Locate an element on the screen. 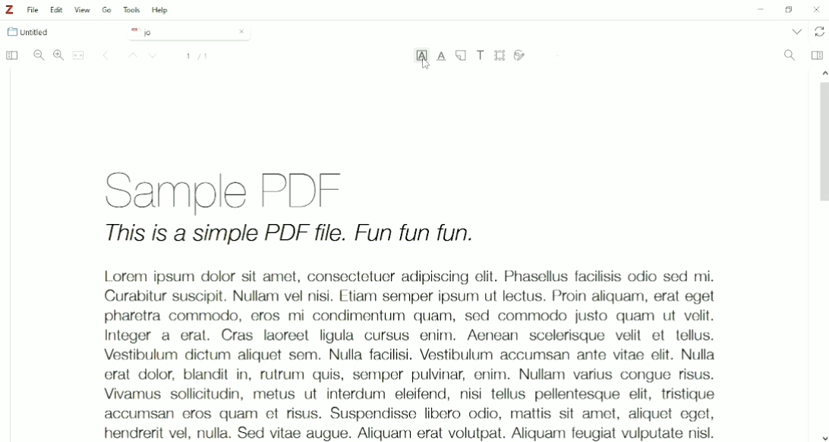 The height and width of the screenshot is (442, 829). Down is located at coordinates (155, 57).